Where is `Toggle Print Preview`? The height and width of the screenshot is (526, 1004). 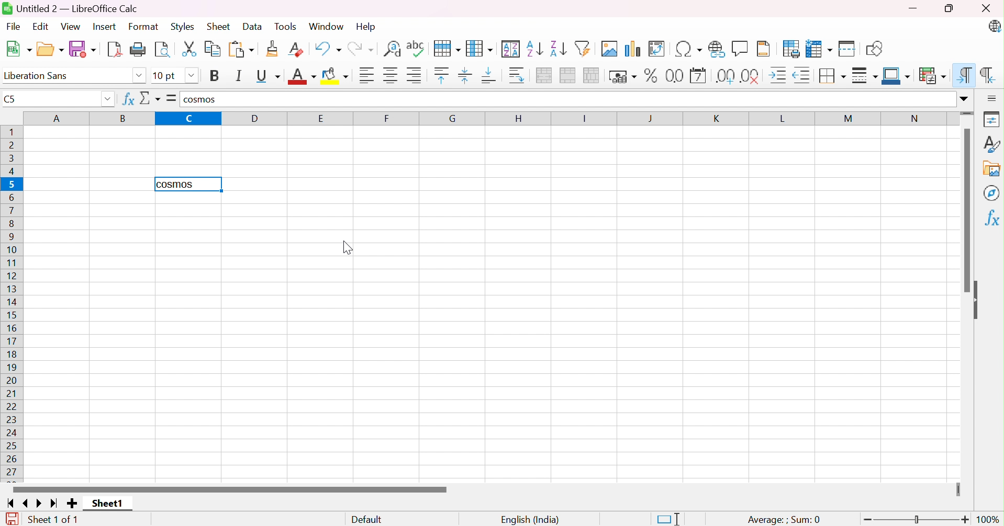 Toggle Print Preview is located at coordinates (163, 50).